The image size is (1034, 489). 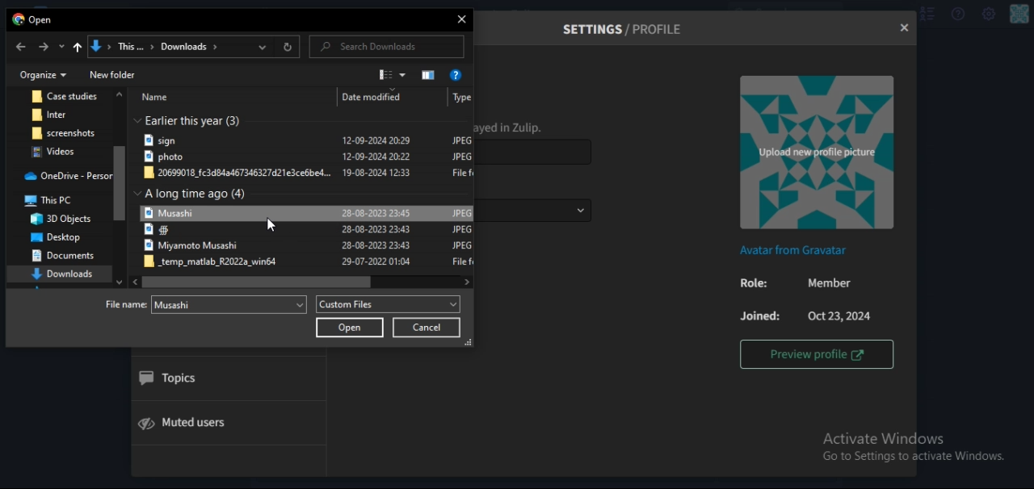 What do you see at coordinates (805, 285) in the screenshot?
I see `Role : Member` at bounding box center [805, 285].